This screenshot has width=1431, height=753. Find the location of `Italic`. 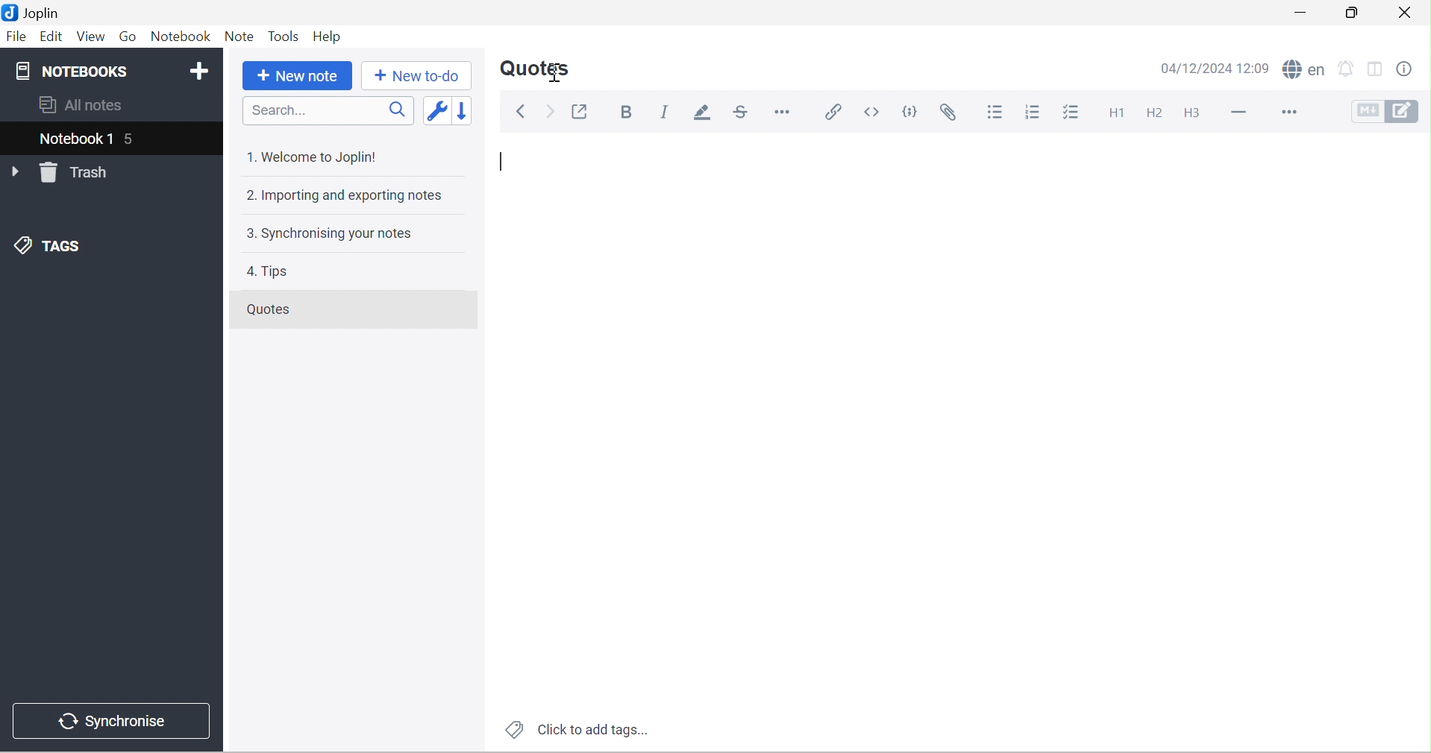

Italic is located at coordinates (669, 112).